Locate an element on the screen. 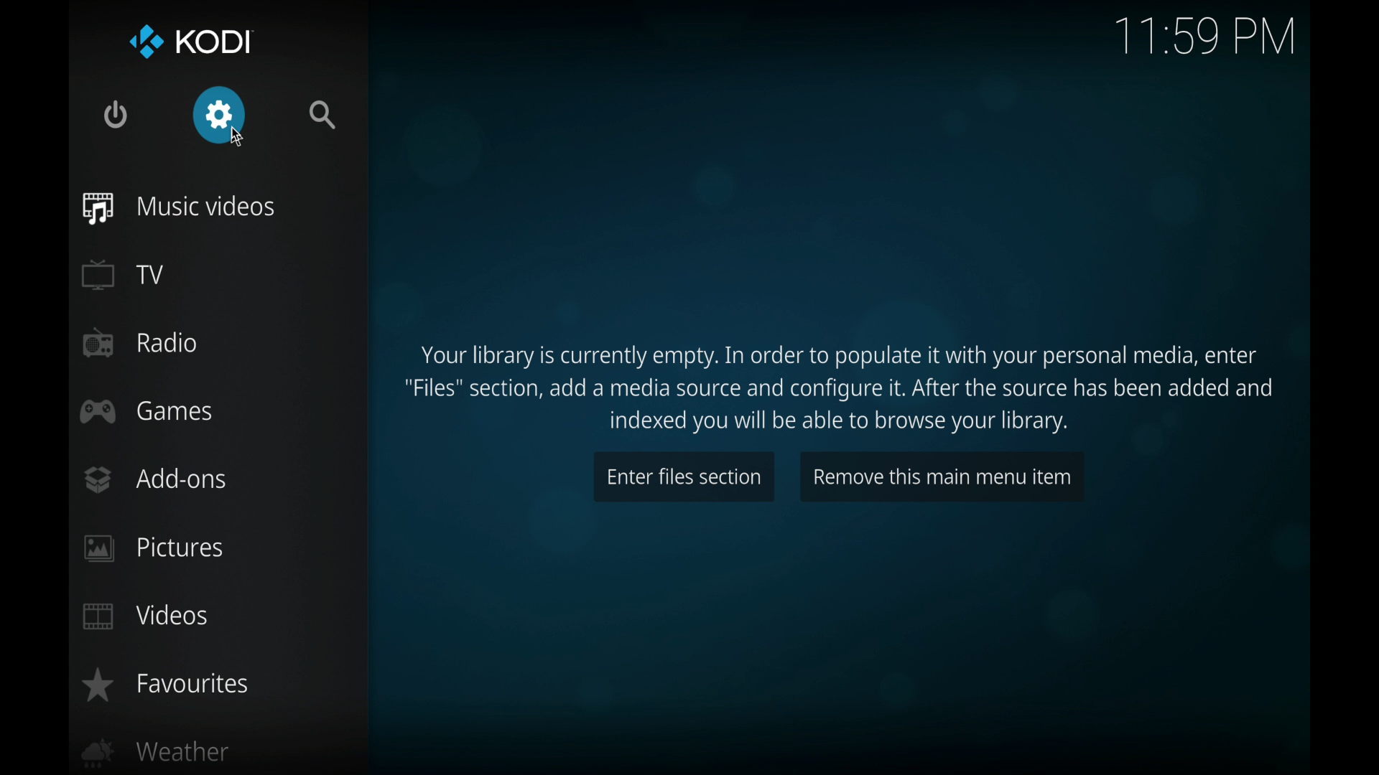  music videos is located at coordinates (181, 208).